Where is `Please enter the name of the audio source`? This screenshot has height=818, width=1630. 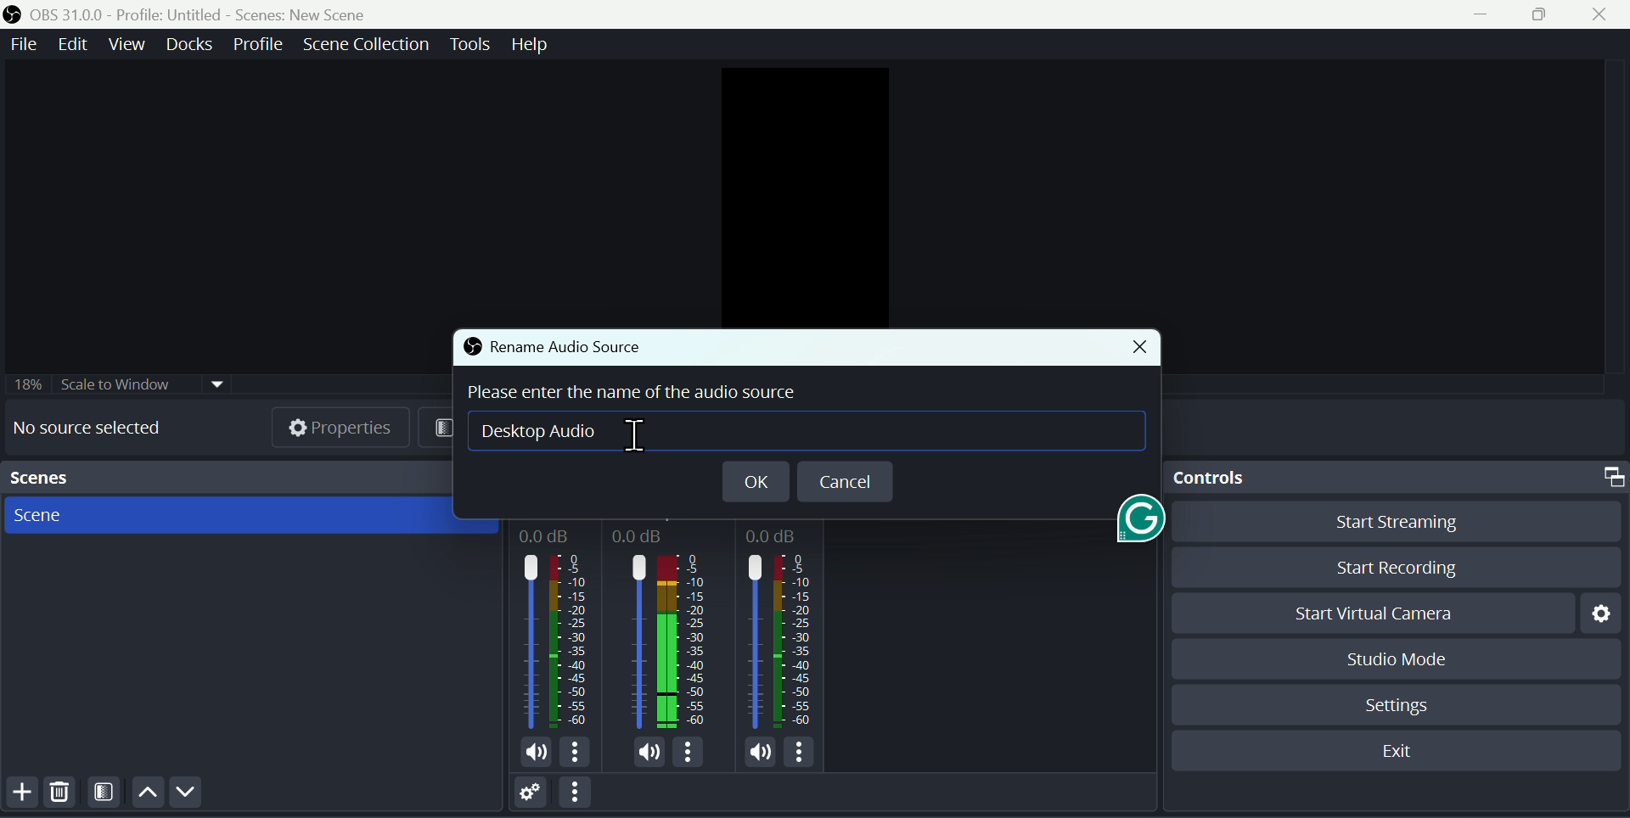 Please enter the name of the audio source is located at coordinates (645, 395).